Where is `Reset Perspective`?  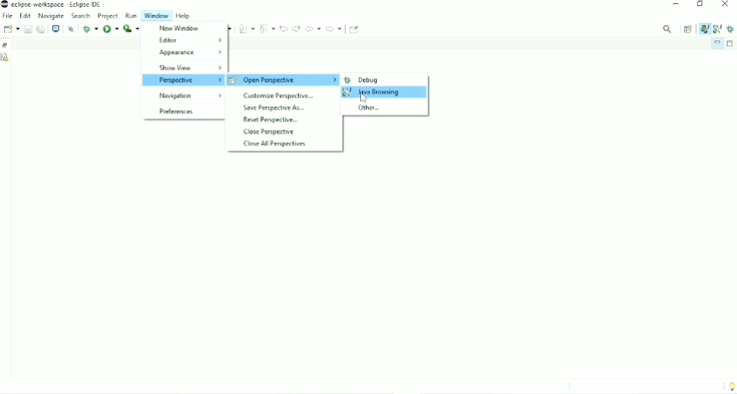 Reset Perspective is located at coordinates (269, 120).